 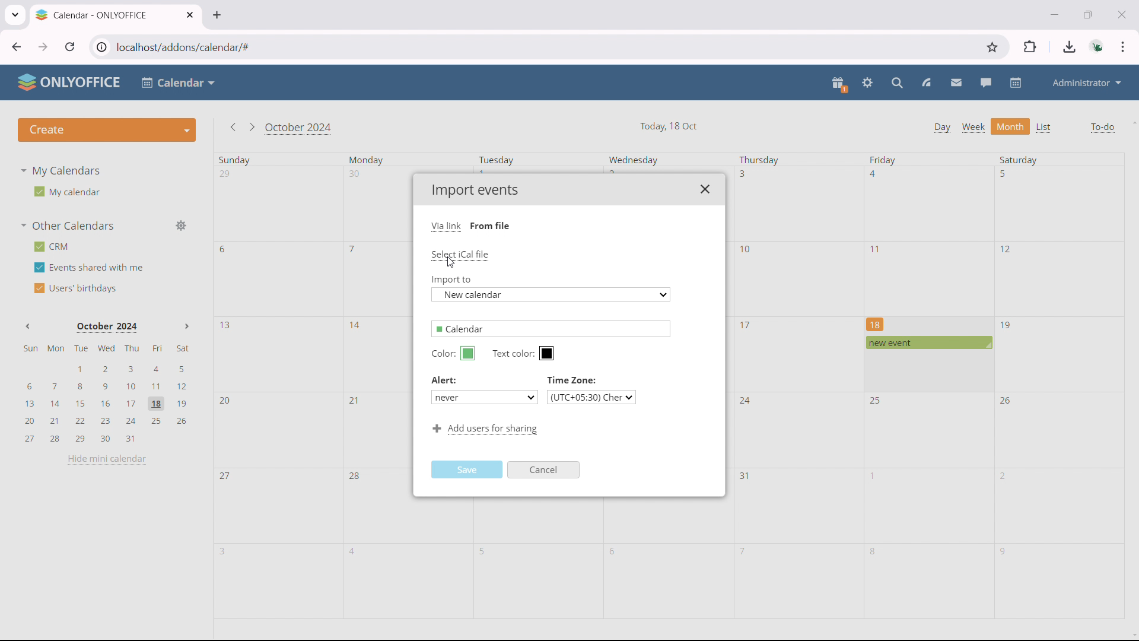 I want to click on 1, so click(x=874, y=476).